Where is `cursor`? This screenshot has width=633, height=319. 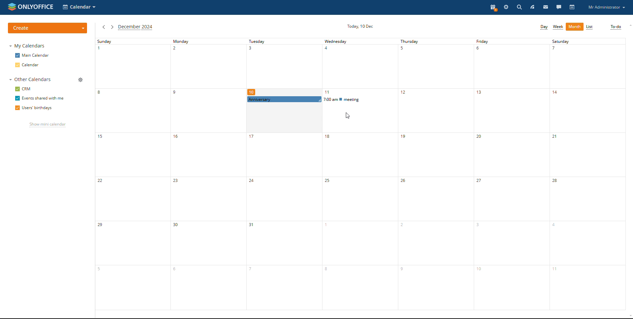 cursor is located at coordinates (348, 116).